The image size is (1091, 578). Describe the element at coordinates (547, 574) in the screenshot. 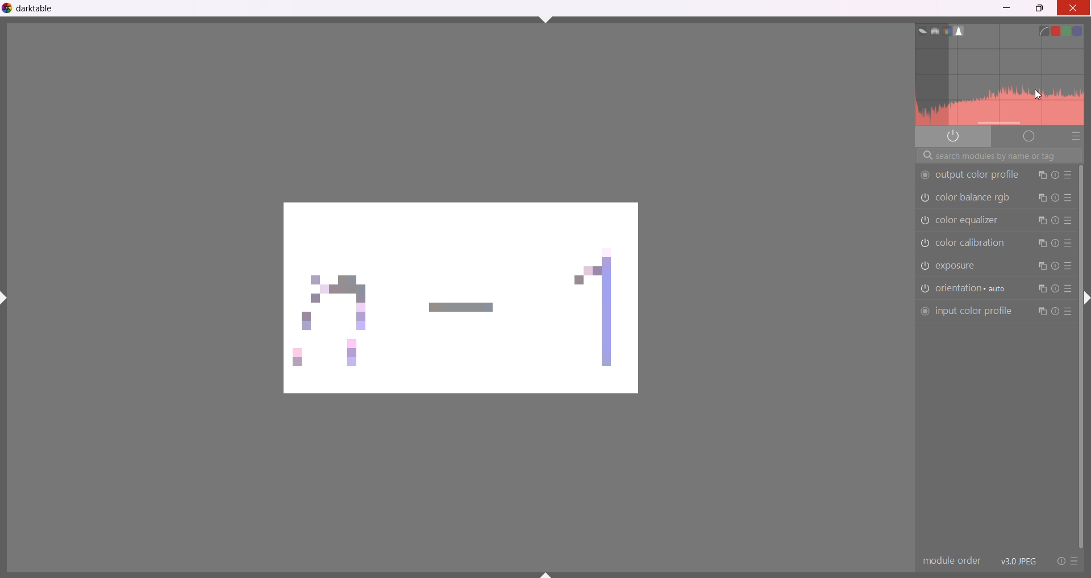

I see `shift+ctrl+b` at that location.